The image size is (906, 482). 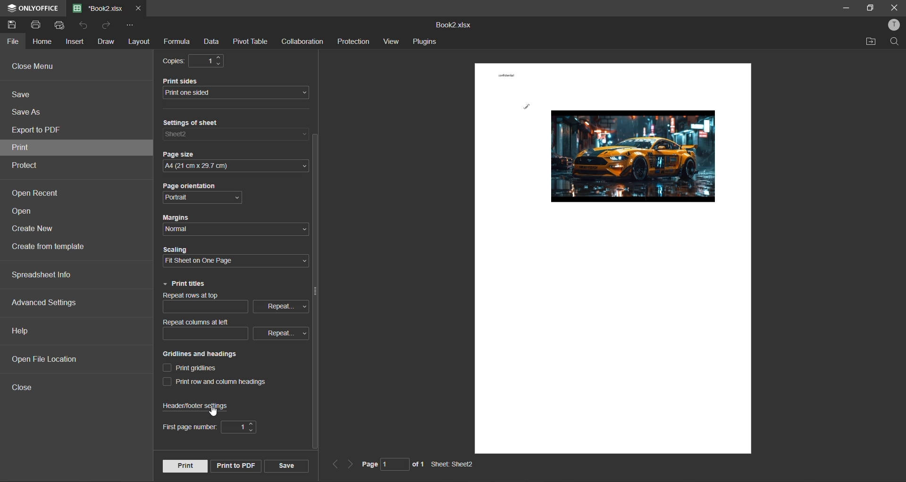 I want to click on save as , so click(x=31, y=111).